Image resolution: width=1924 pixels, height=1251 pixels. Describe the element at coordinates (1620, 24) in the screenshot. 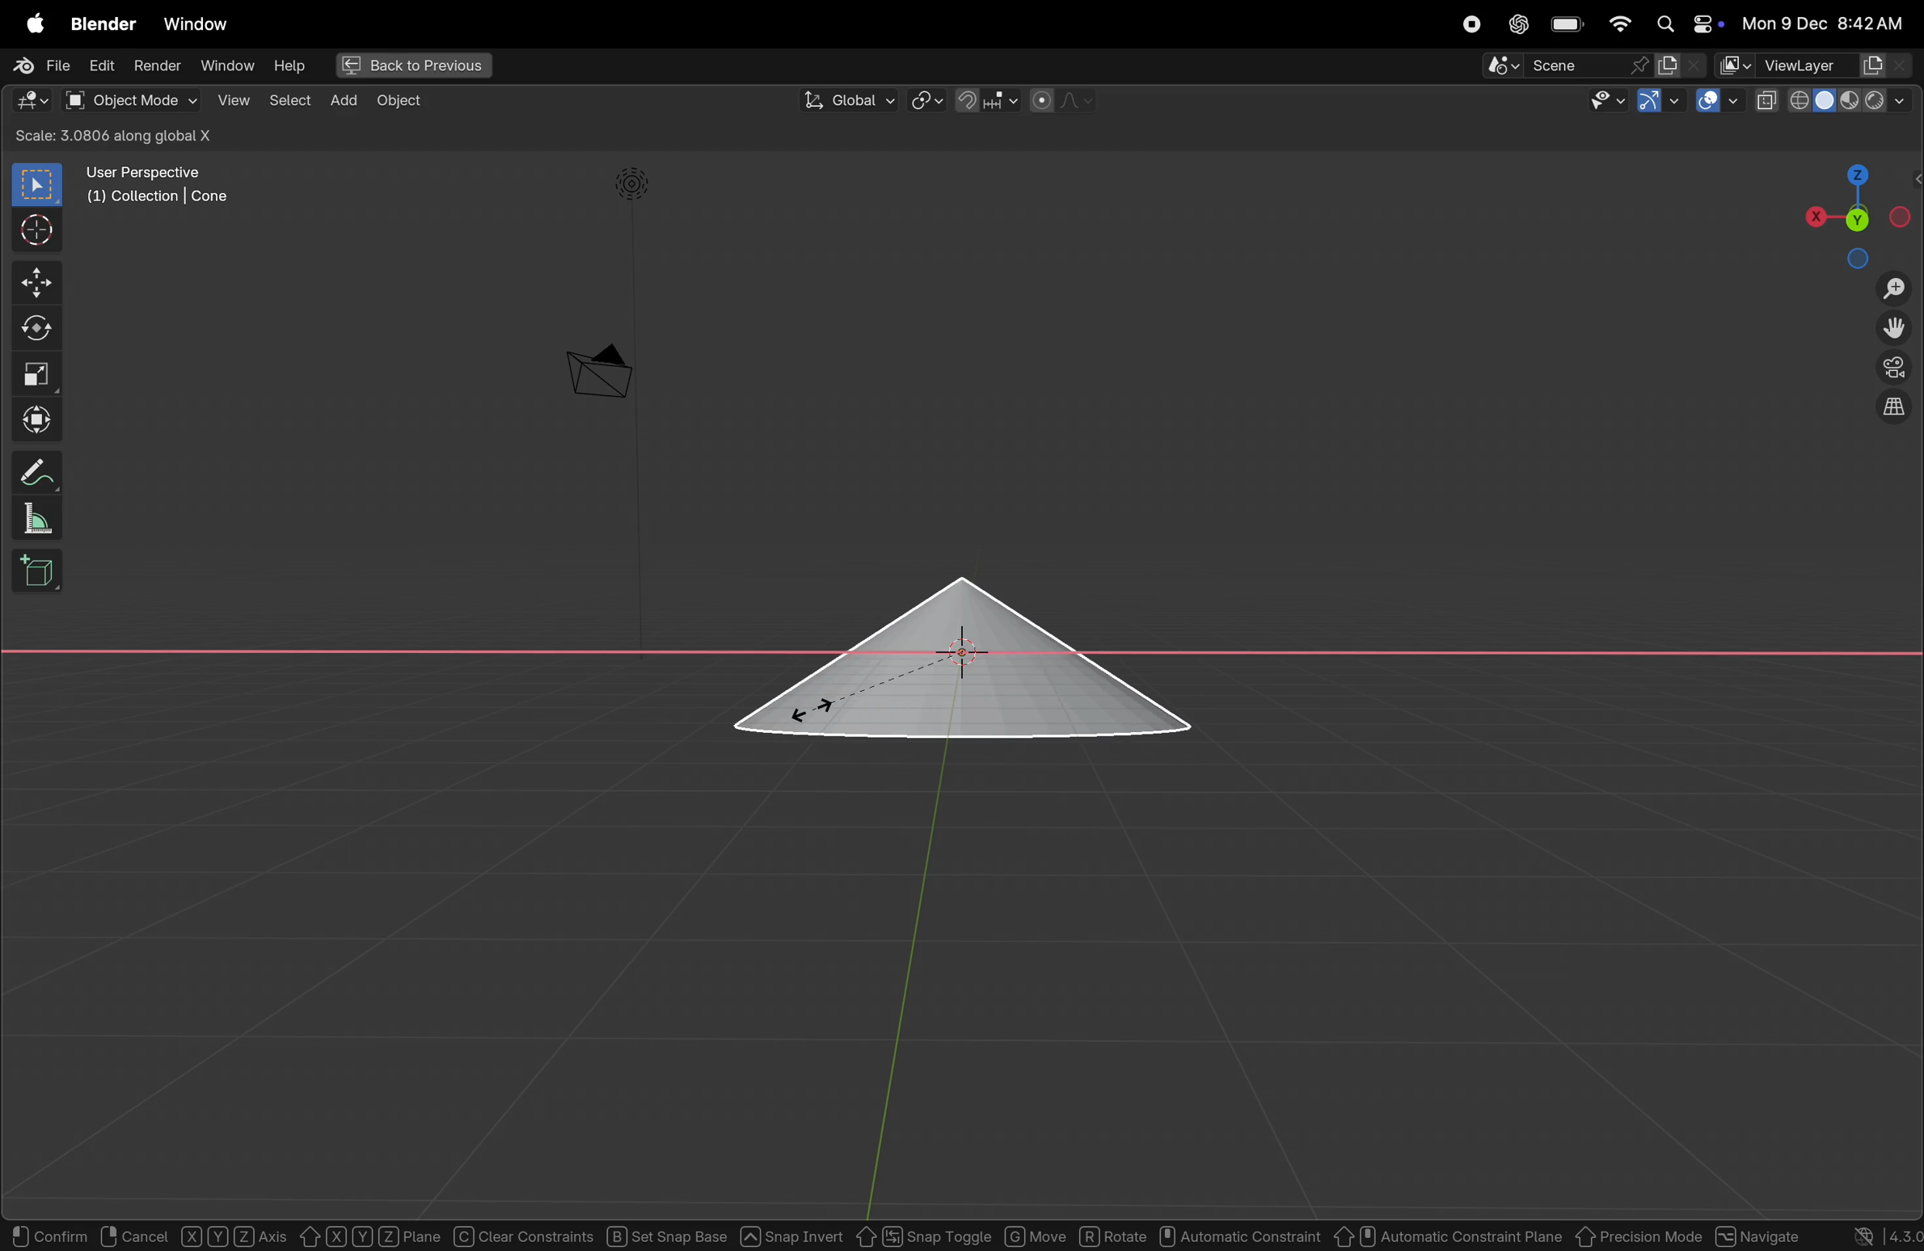

I see `wifi` at that location.